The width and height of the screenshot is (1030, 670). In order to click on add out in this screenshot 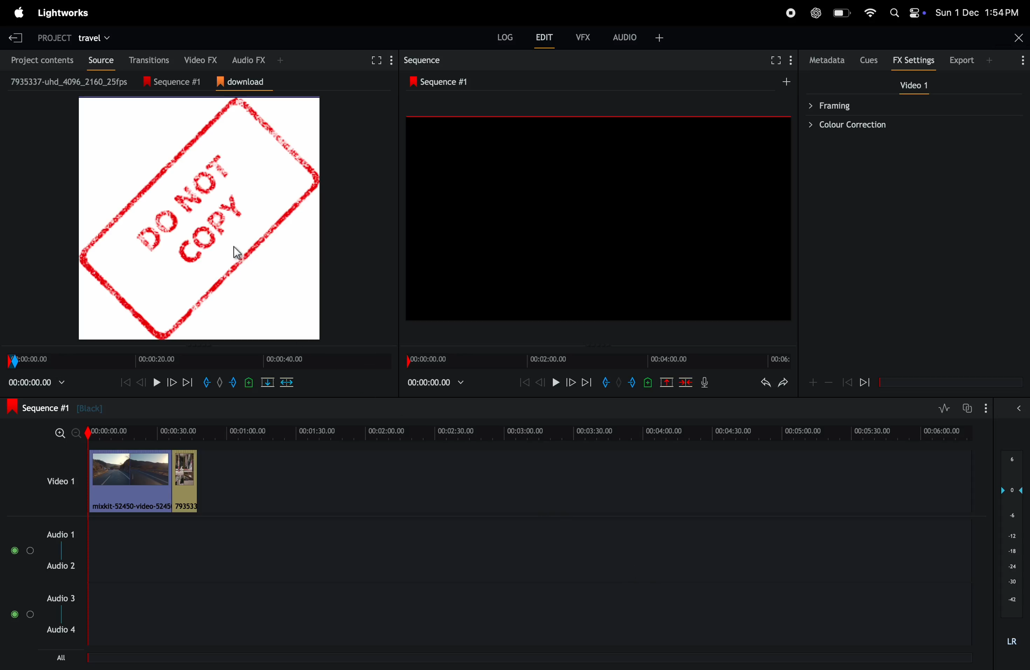, I will do `click(633, 382)`.